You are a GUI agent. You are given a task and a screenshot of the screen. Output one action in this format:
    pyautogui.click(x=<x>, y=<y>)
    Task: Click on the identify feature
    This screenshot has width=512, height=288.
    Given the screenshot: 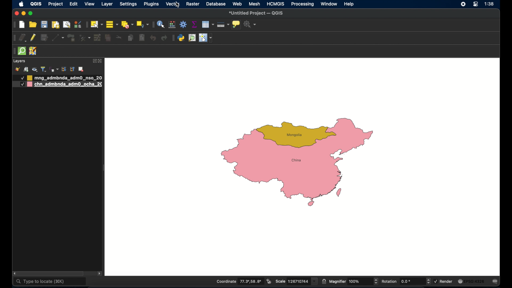 What is the action you would take?
    pyautogui.click(x=161, y=24)
    